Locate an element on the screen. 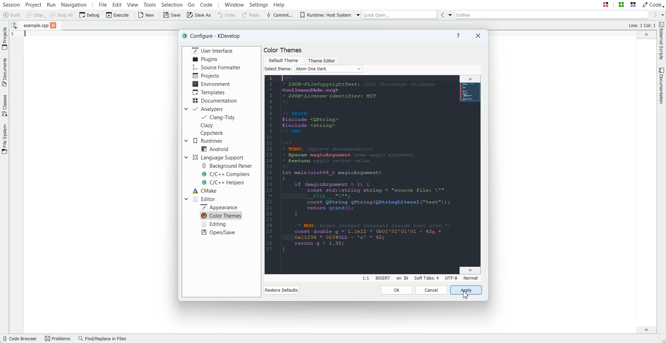 This screenshot has width=666, height=343. Debug is located at coordinates (89, 15).